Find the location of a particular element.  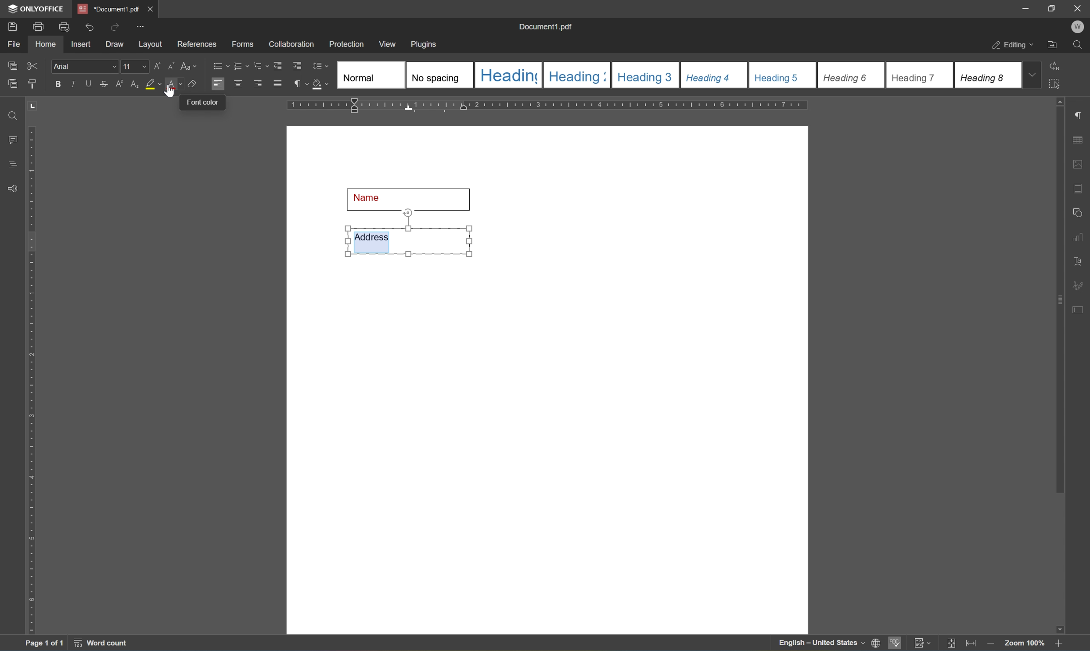

font size is located at coordinates (135, 66).